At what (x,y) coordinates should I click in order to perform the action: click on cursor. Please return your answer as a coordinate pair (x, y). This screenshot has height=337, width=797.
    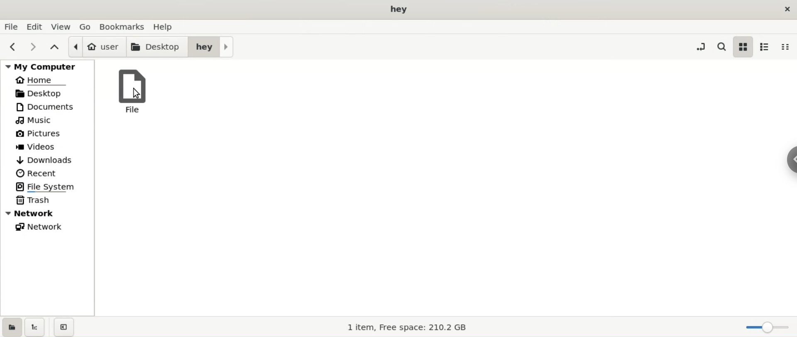
    Looking at the image, I should click on (137, 93).